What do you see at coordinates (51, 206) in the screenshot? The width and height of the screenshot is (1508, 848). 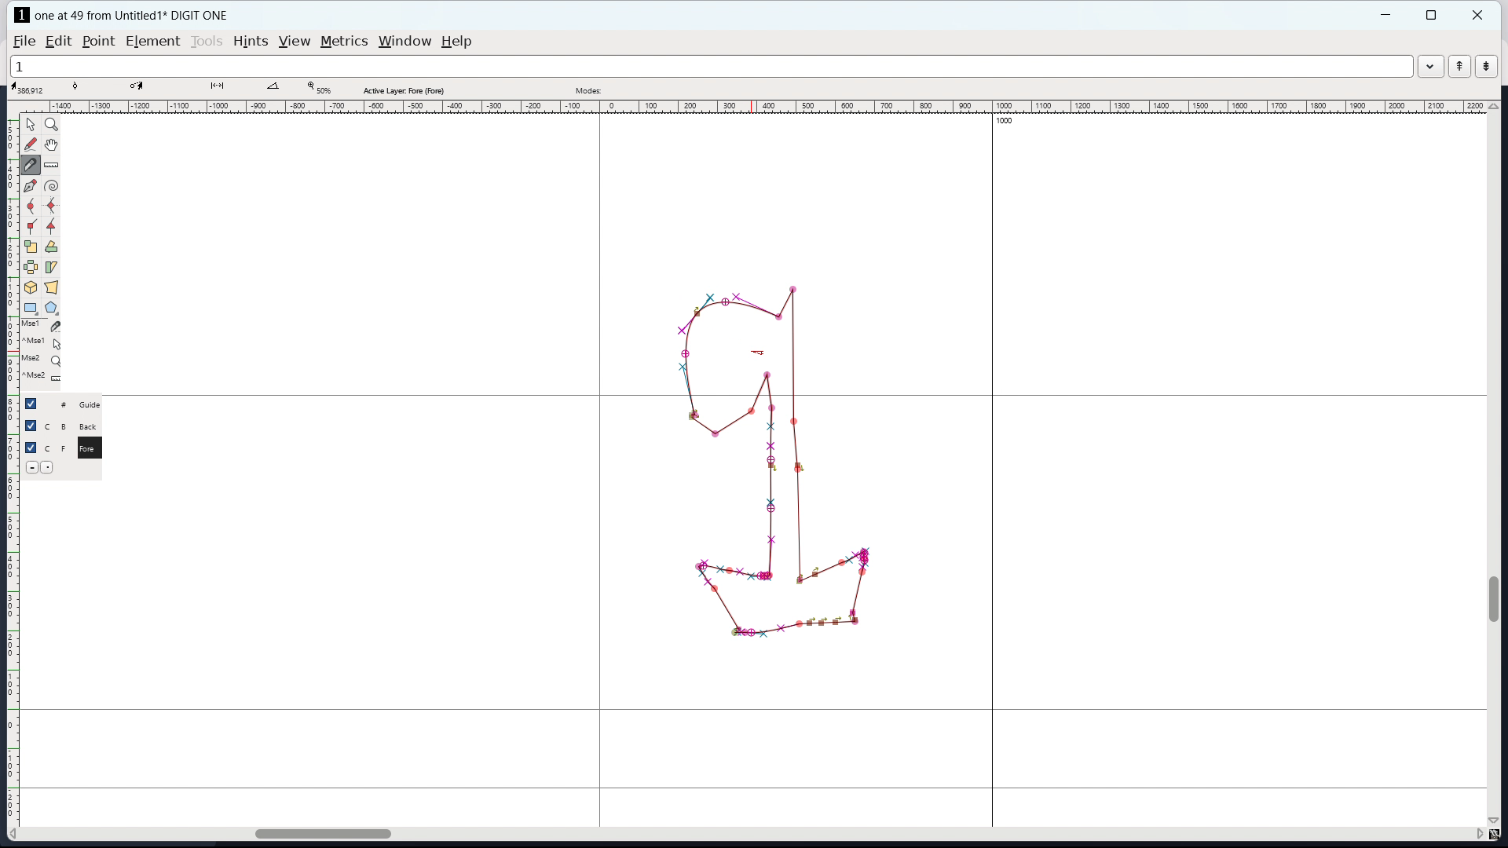 I see `add a curve point always either horizontal or vertical` at bounding box center [51, 206].